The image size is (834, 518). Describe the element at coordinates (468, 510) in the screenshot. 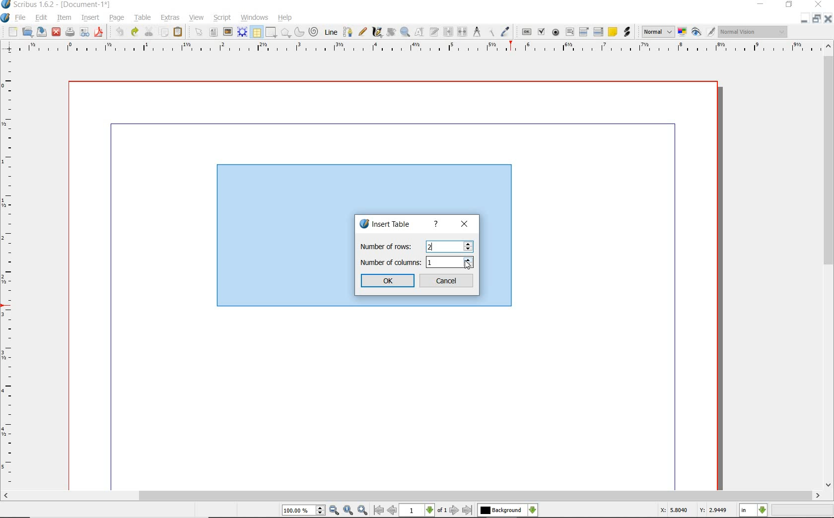

I see `go to last page` at that location.